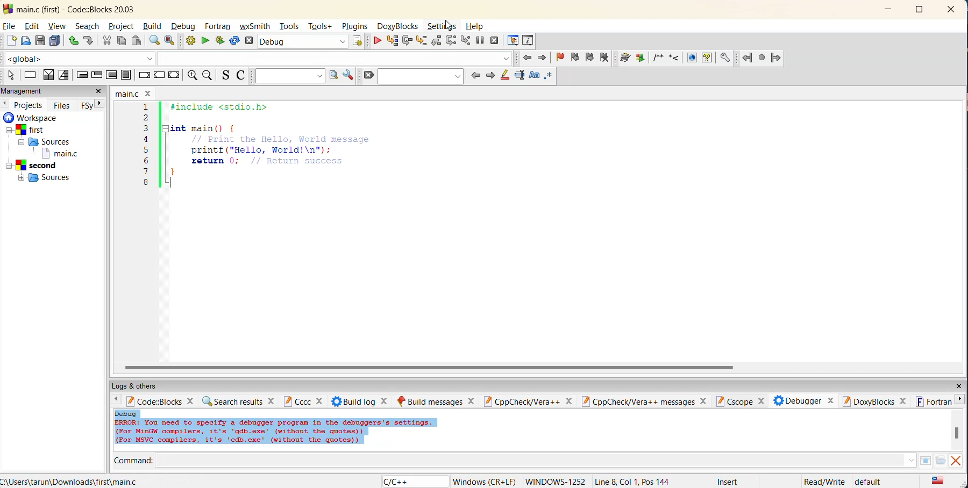  What do you see at coordinates (170, 42) in the screenshot?
I see `replace` at bounding box center [170, 42].